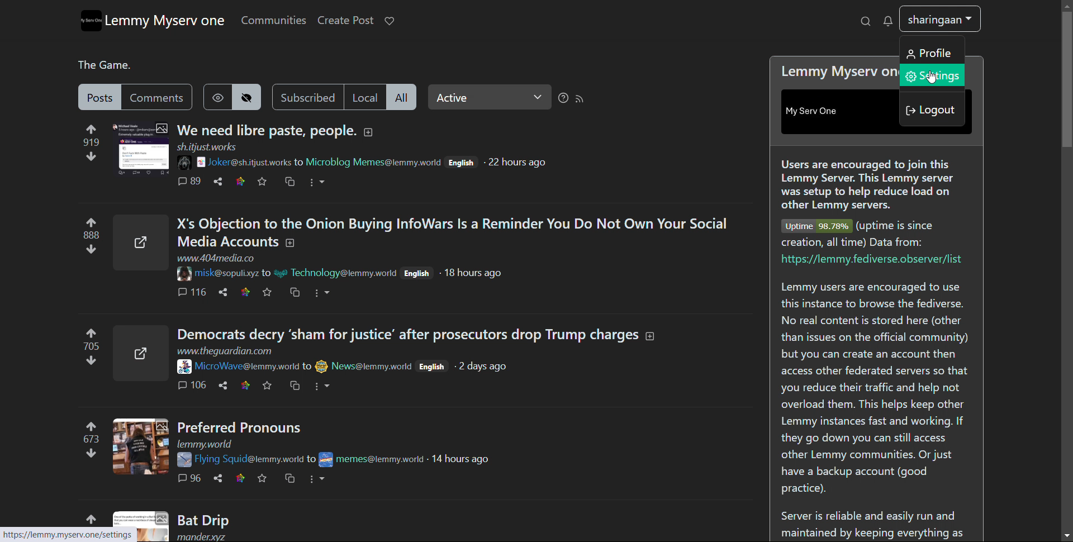  What do you see at coordinates (307, 97) in the screenshot?
I see `subscribed` at bounding box center [307, 97].